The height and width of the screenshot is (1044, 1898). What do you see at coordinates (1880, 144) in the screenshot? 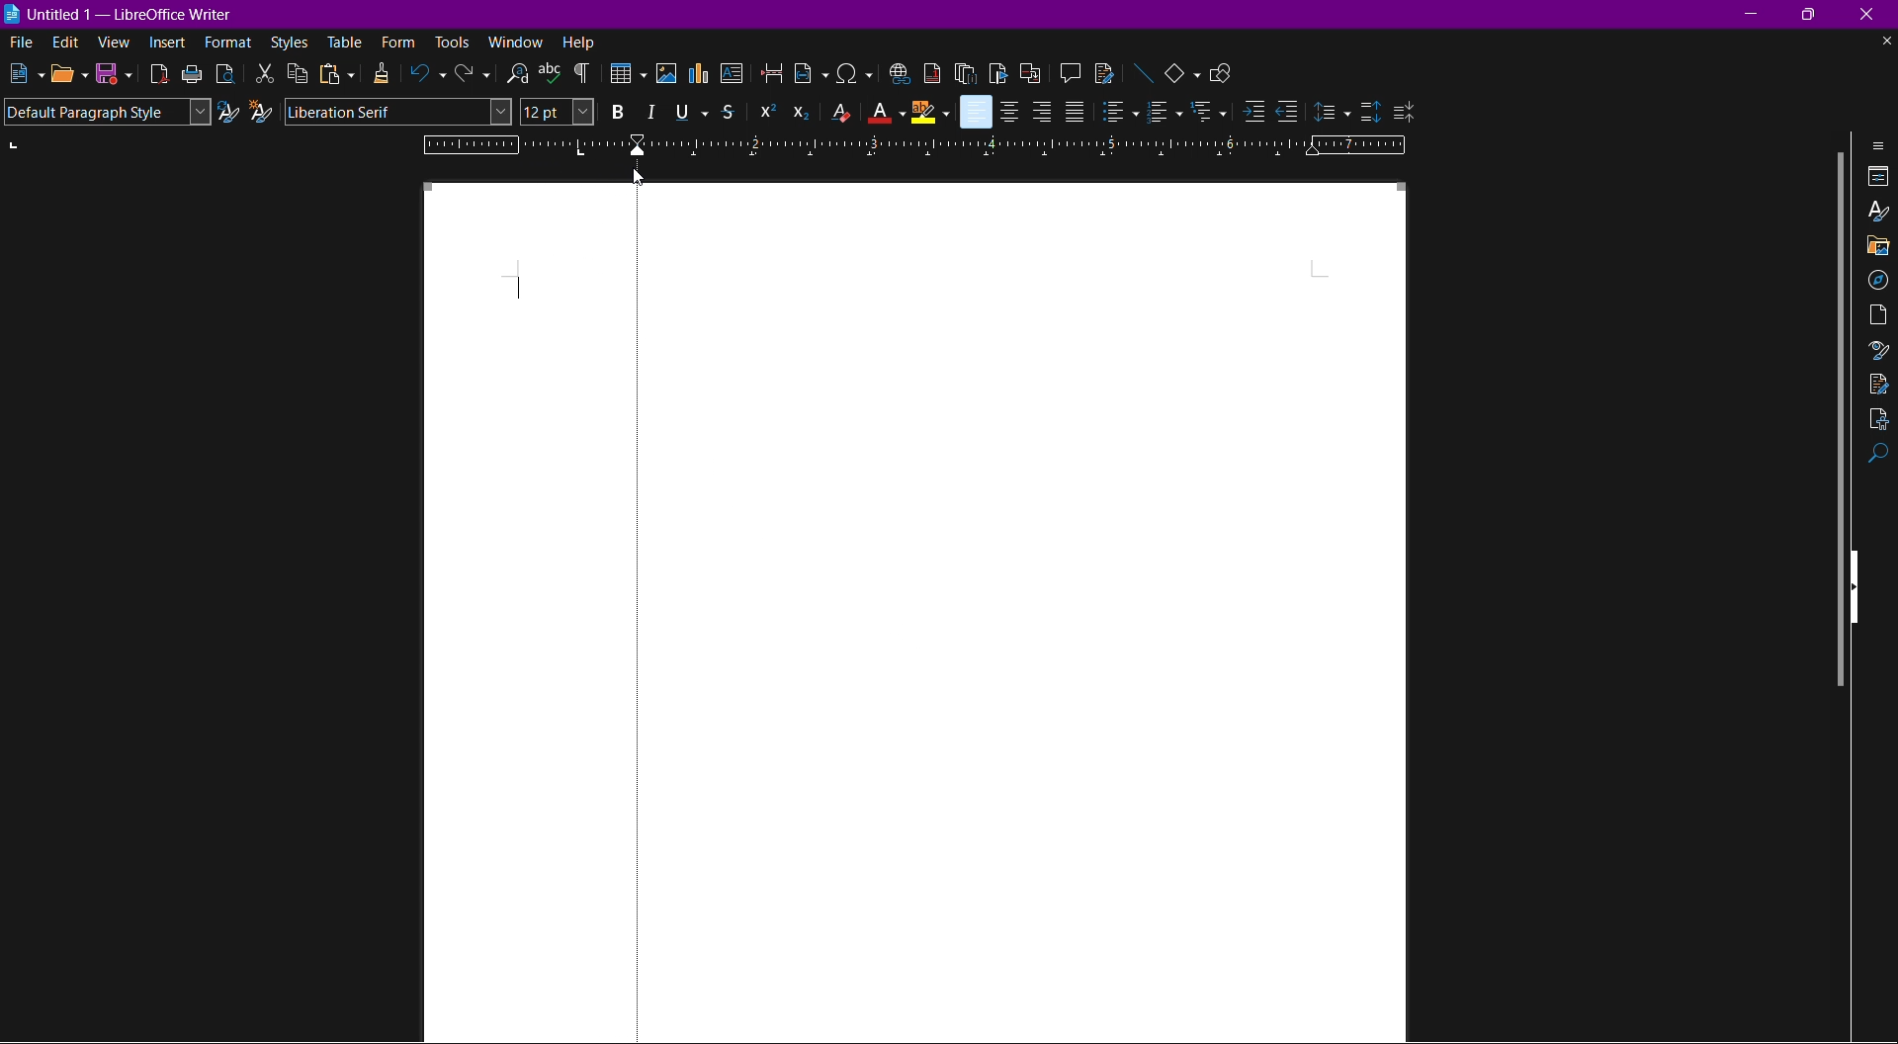
I see `Sidebar properties` at bounding box center [1880, 144].